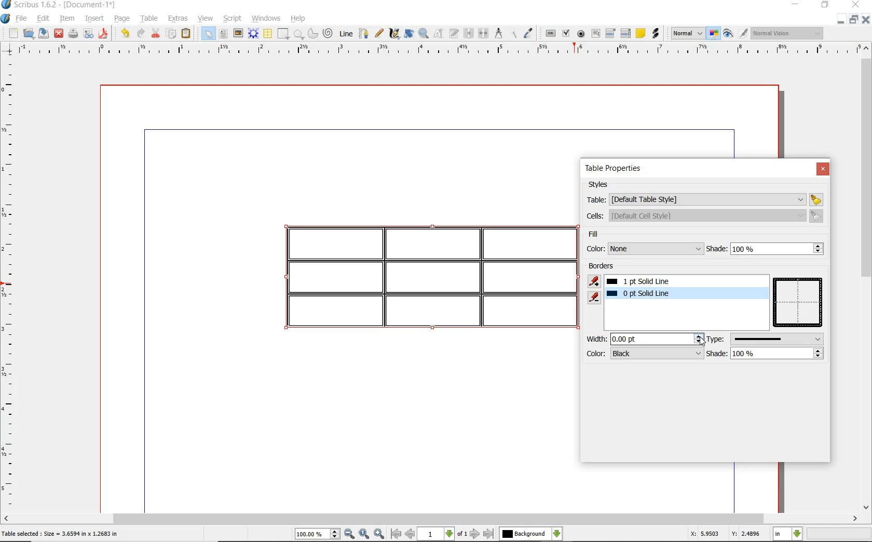 The height and width of the screenshot is (542, 872). What do you see at coordinates (656, 34) in the screenshot?
I see `link annotation` at bounding box center [656, 34].